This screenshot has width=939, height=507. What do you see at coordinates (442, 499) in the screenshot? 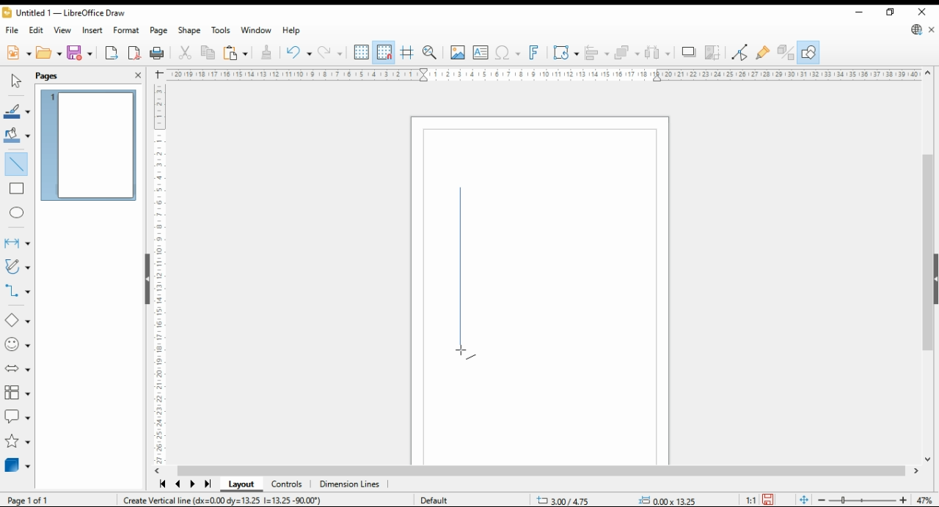
I see `default` at bounding box center [442, 499].